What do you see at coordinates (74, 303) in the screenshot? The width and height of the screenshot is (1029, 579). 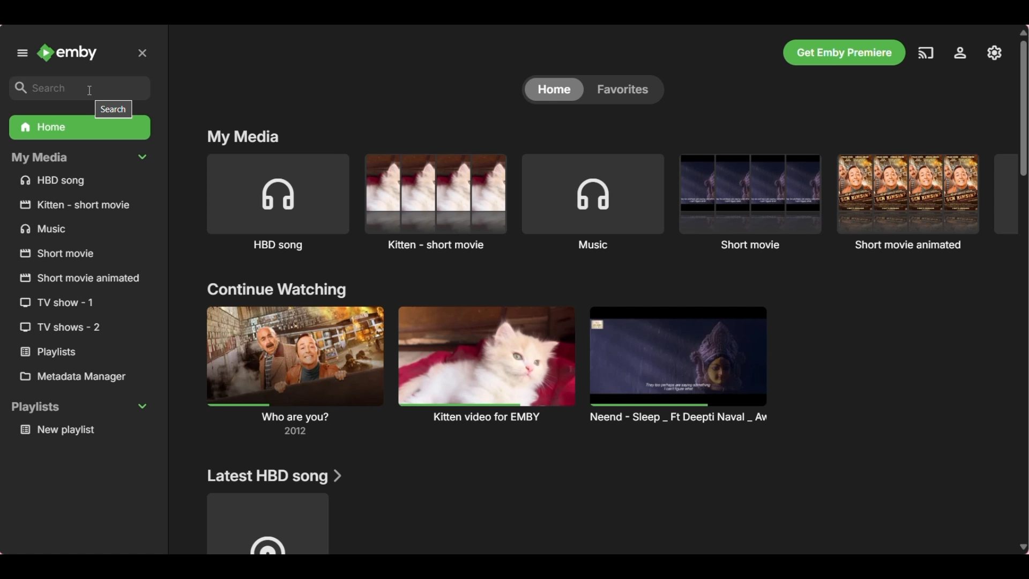 I see `` at bounding box center [74, 303].